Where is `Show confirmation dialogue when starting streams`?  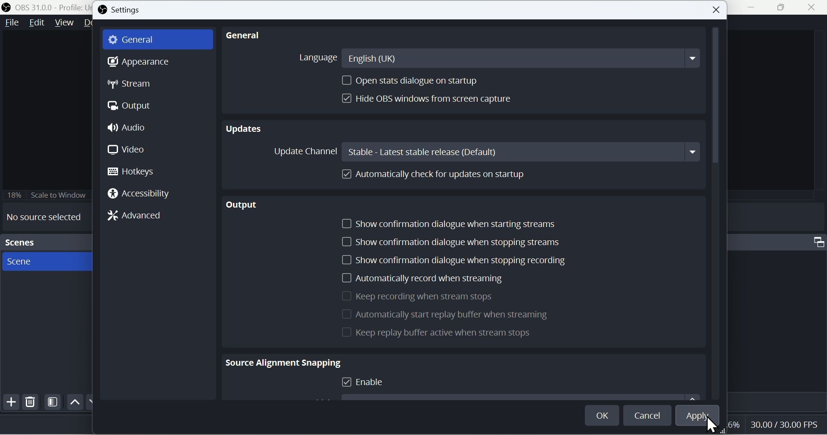 Show confirmation dialogue when starting streams is located at coordinates (454, 224).